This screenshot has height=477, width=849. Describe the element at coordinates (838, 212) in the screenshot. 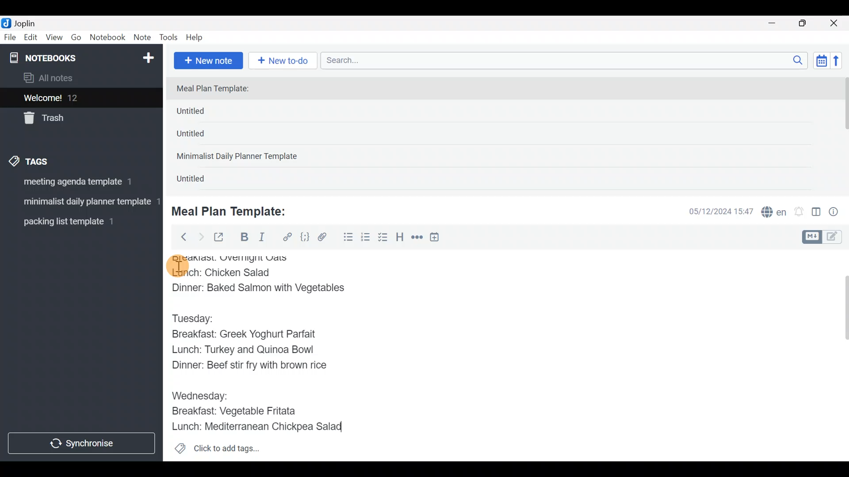

I see `Note properties` at that location.